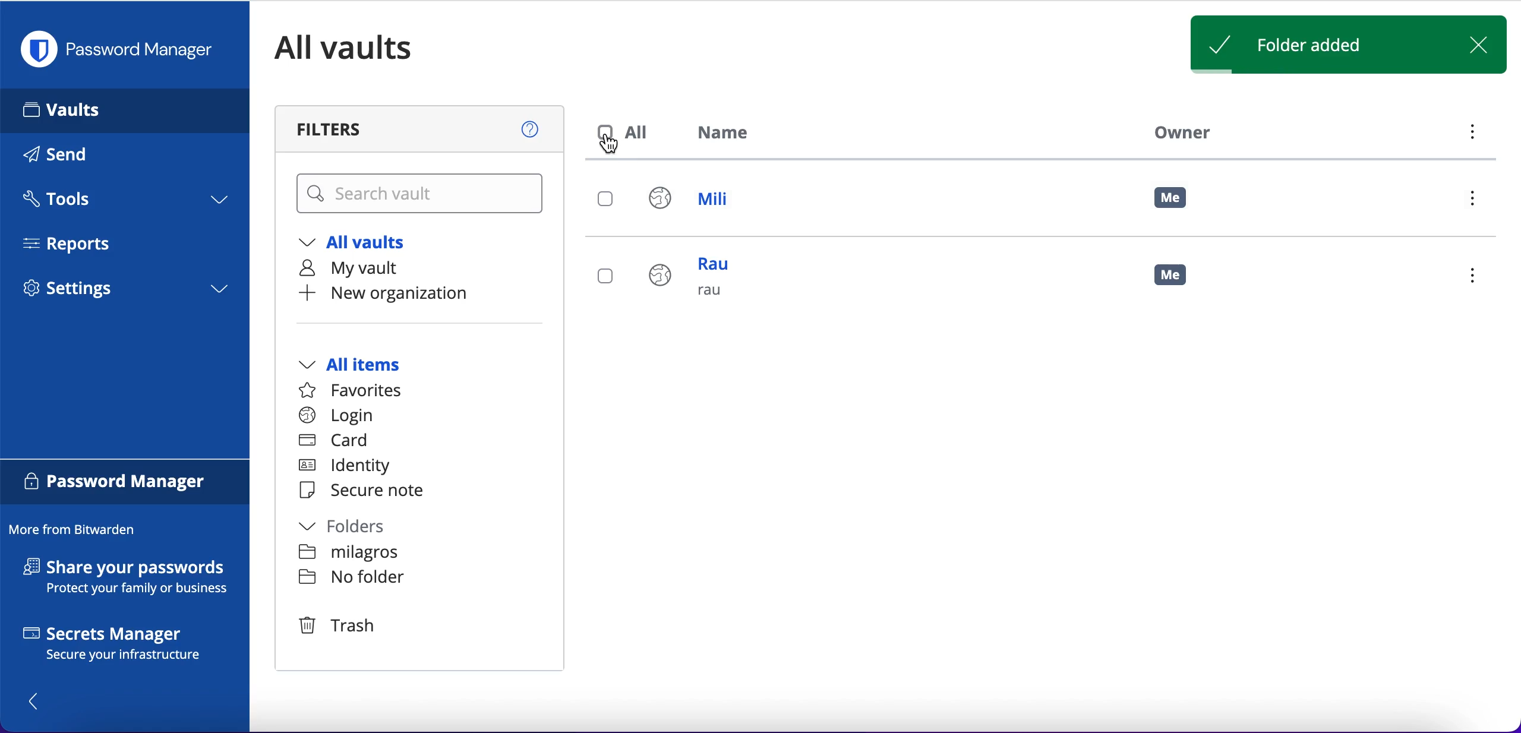 Image resolution: width=1521 pixels, height=733 pixels. I want to click on tools, so click(124, 203).